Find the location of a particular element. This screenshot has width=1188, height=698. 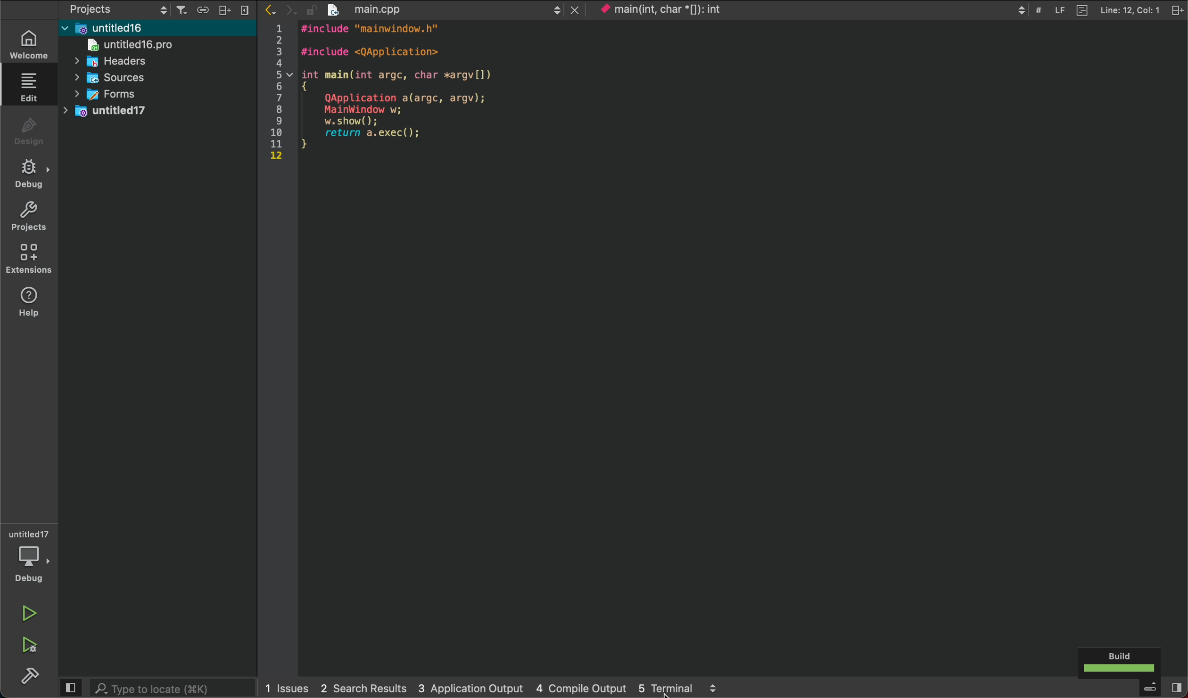

side panel is located at coordinates (70, 688).